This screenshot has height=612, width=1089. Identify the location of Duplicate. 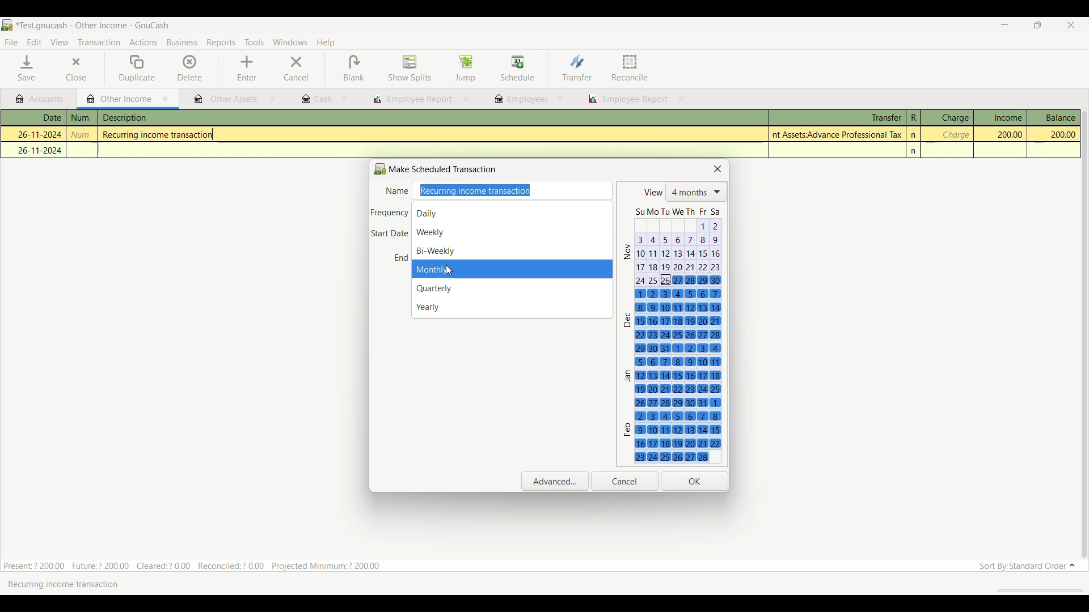
(137, 69).